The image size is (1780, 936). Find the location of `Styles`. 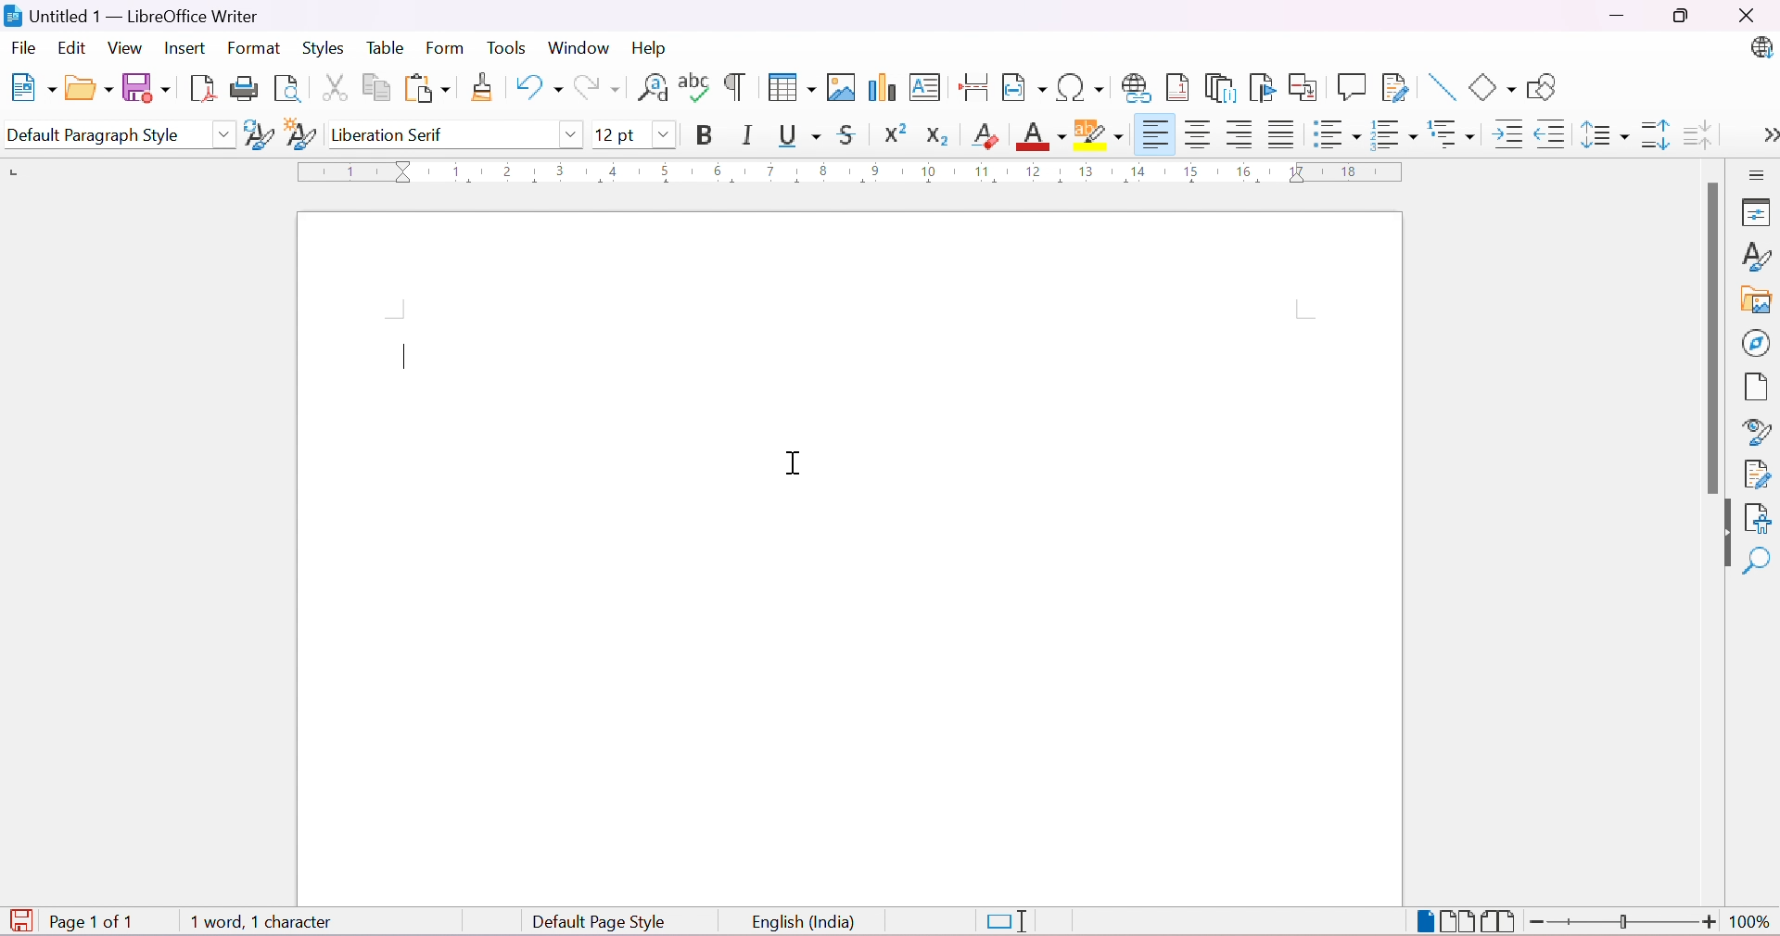

Styles is located at coordinates (1757, 256).